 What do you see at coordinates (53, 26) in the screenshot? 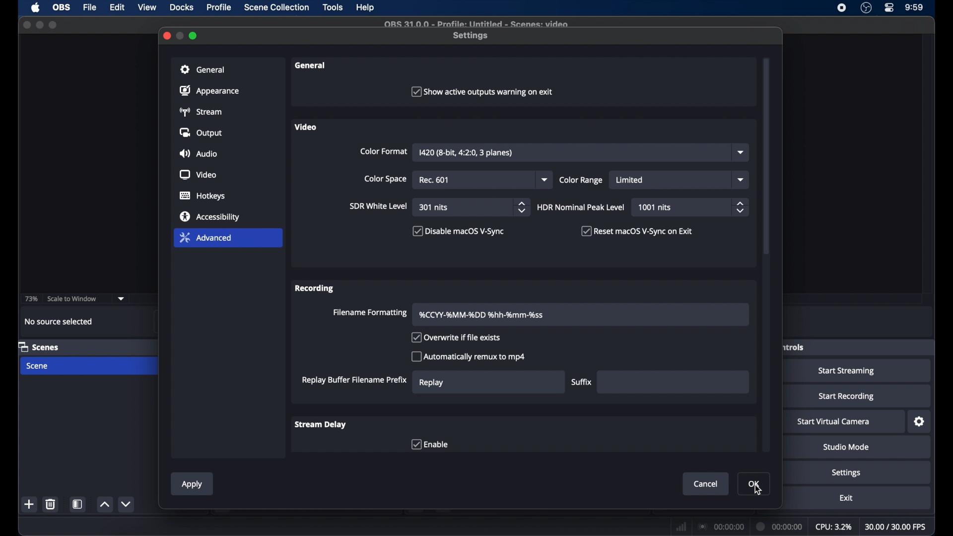
I see `maximize` at bounding box center [53, 26].